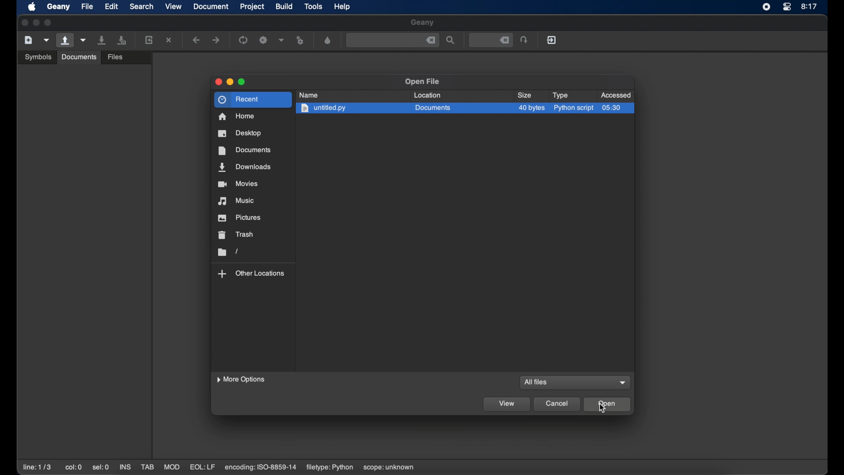 This screenshot has width=844, height=475. I want to click on help, so click(342, 7).